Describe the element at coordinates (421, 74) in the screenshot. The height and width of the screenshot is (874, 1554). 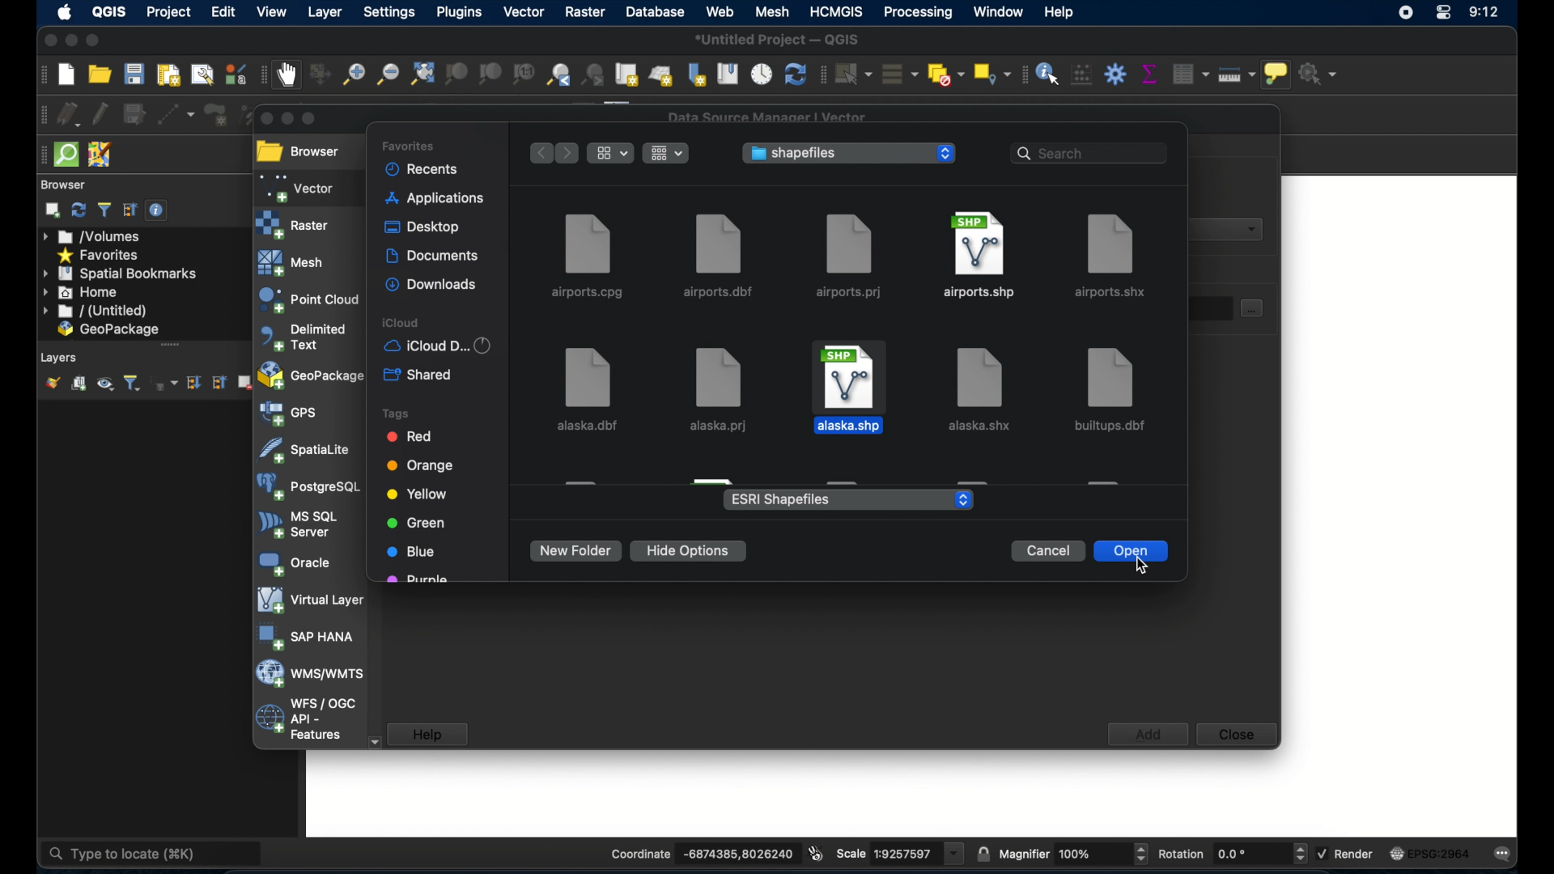
I see `zoom full` at that location.